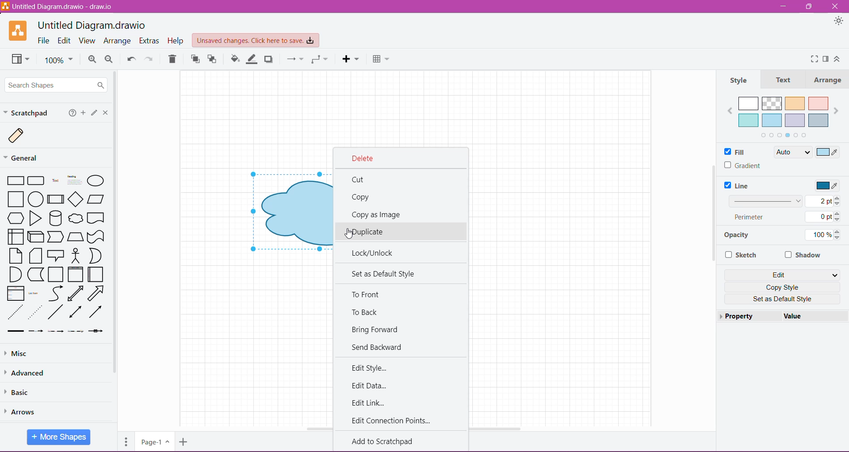 The height and width of the screenshot is (452, 849). What do you see at coordinates (117, 247) in the screenshot?
I see `Vertical Scroll Bar` at bounding box center [117, 247].